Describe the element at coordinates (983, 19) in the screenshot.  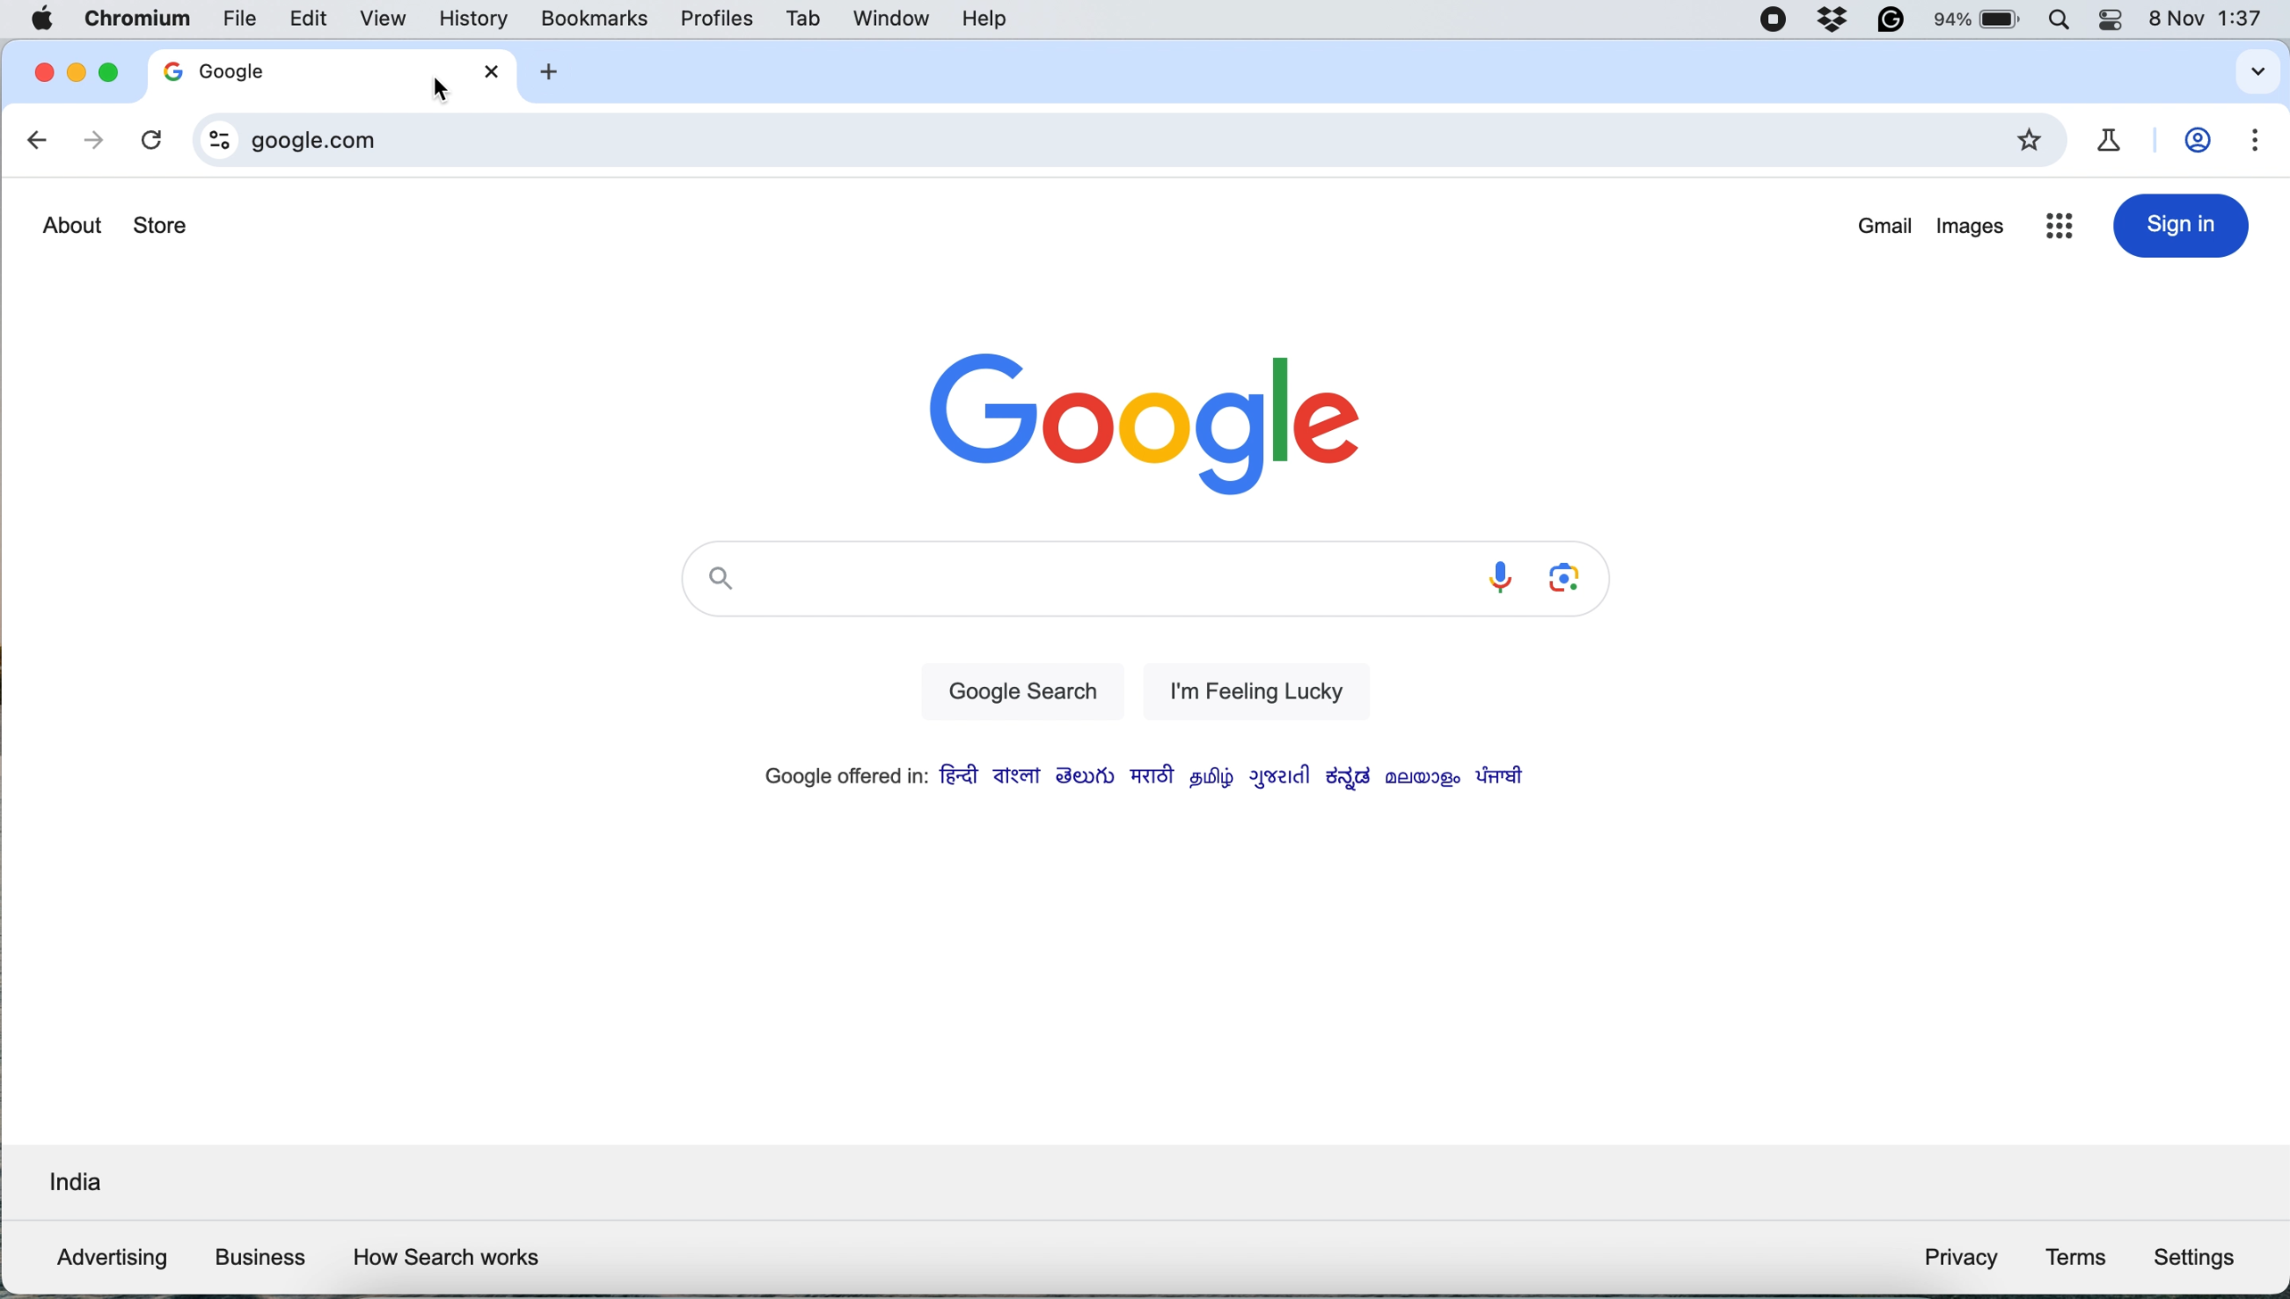
I see `help` at that location.